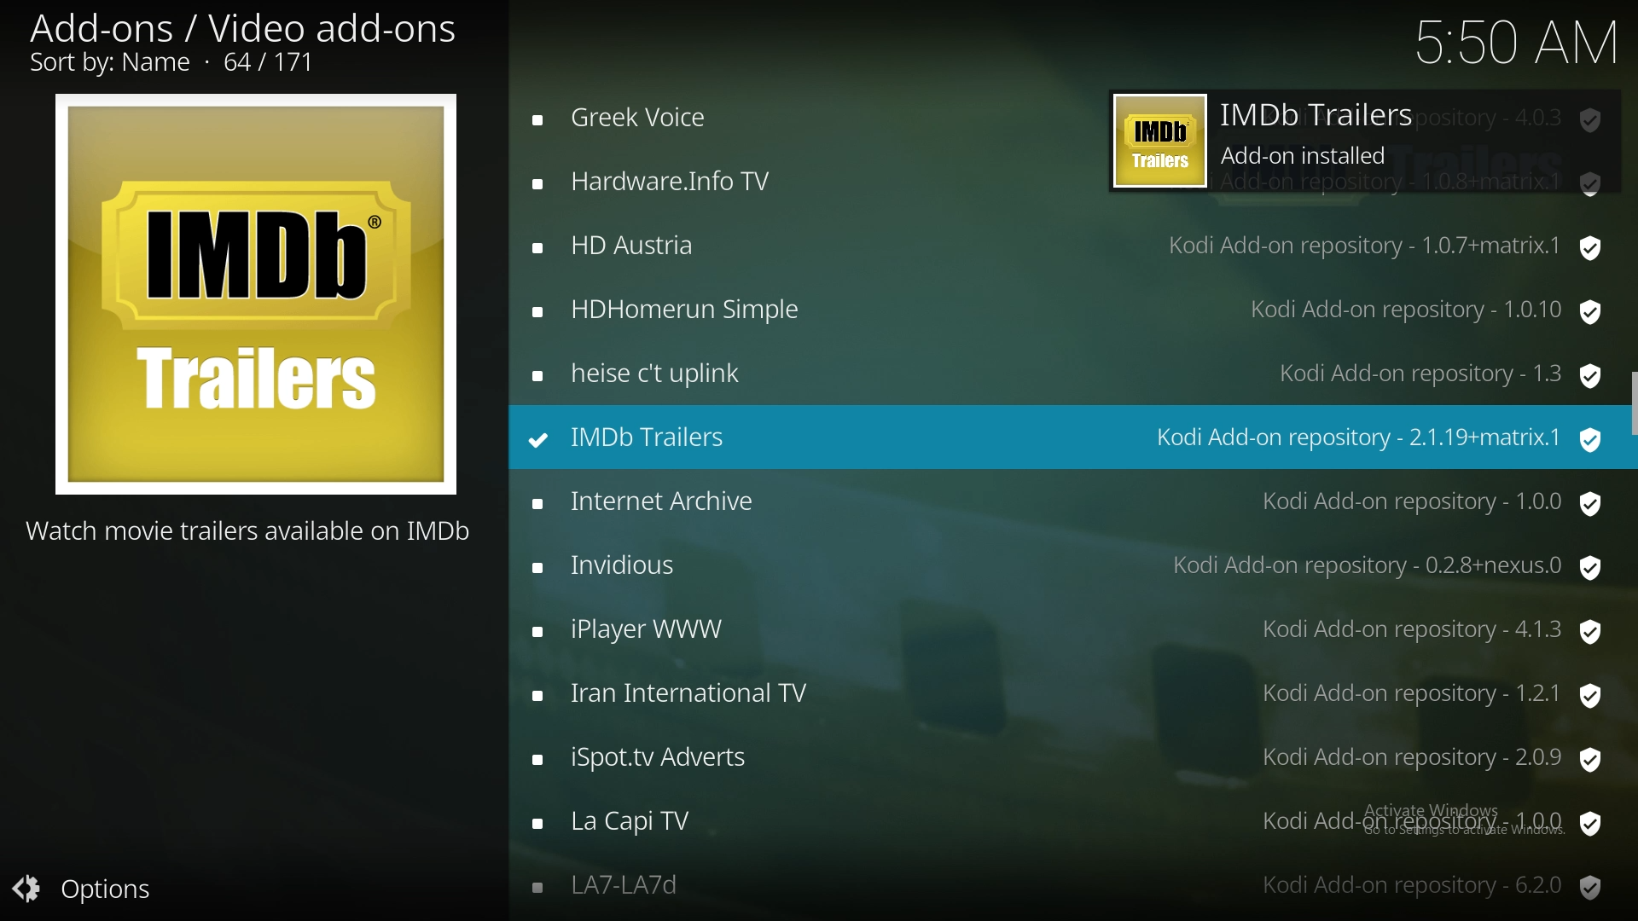  Describe the element at coordinates (1066, 567) in the screenshot. I see `add on` at that location.